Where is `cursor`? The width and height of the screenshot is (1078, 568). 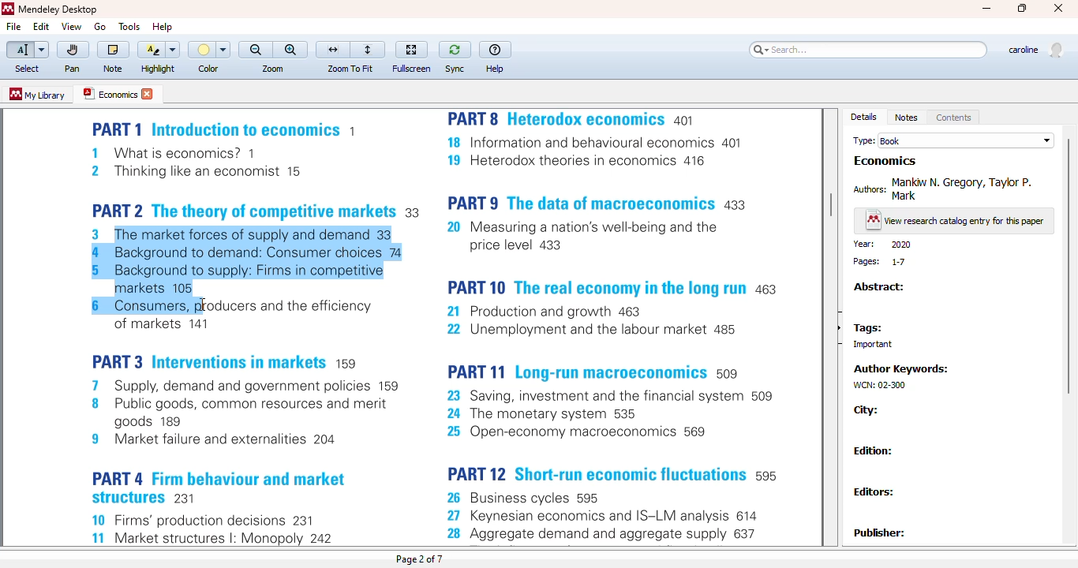
cursor is located at coordinates (204, 308).